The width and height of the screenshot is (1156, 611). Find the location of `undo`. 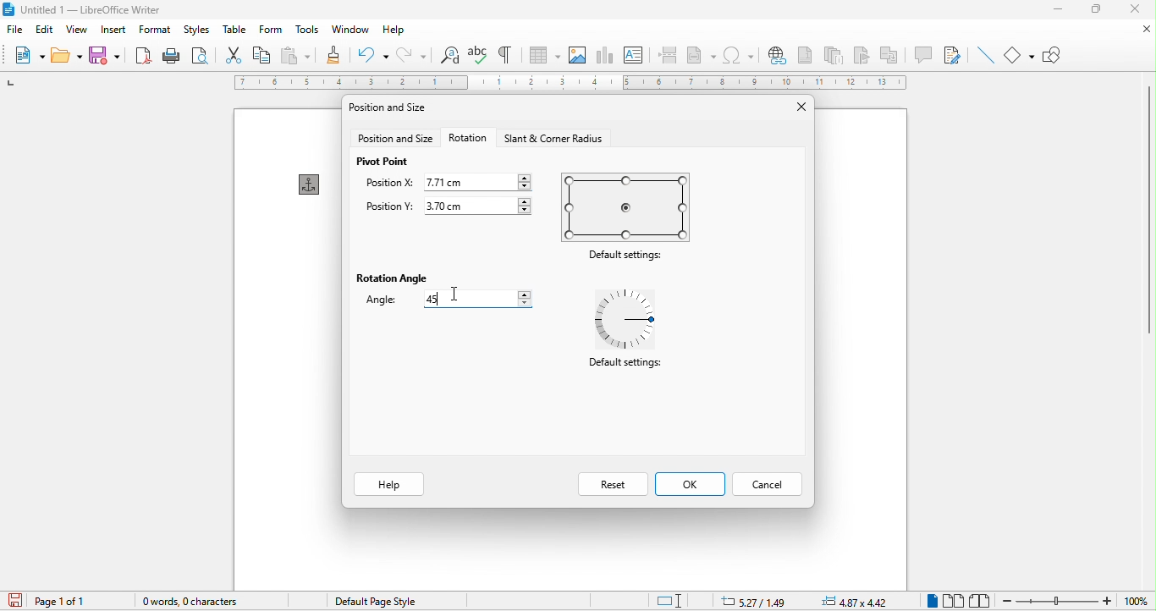

undo is located at coordinates (371, 55).